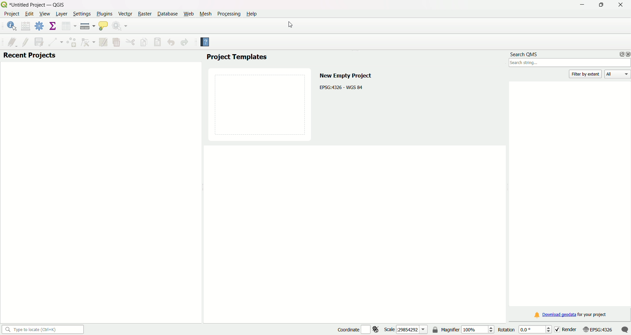  Describe the element at coordinates (205, 43) in the screenshot. I see `help contents` at that location.